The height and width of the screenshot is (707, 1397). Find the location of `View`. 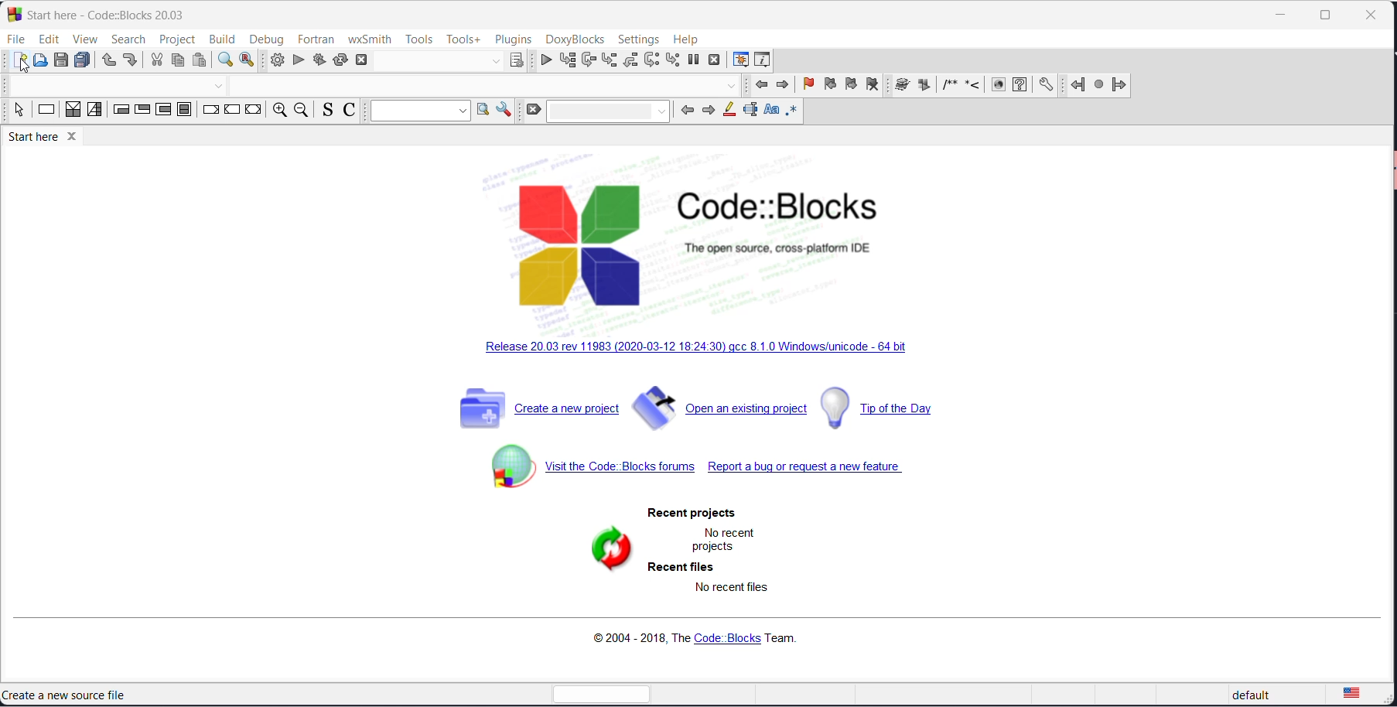

View is located at coordinates (84, 39).